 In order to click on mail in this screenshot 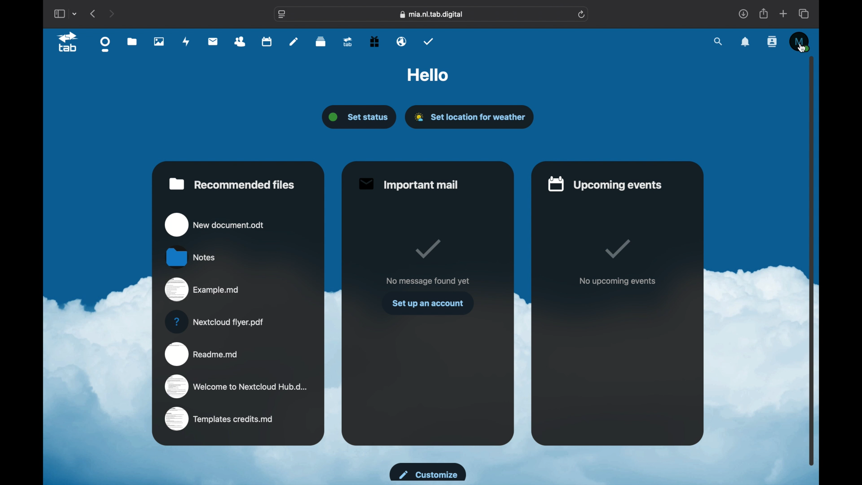, I will do `click(214, 41)`.